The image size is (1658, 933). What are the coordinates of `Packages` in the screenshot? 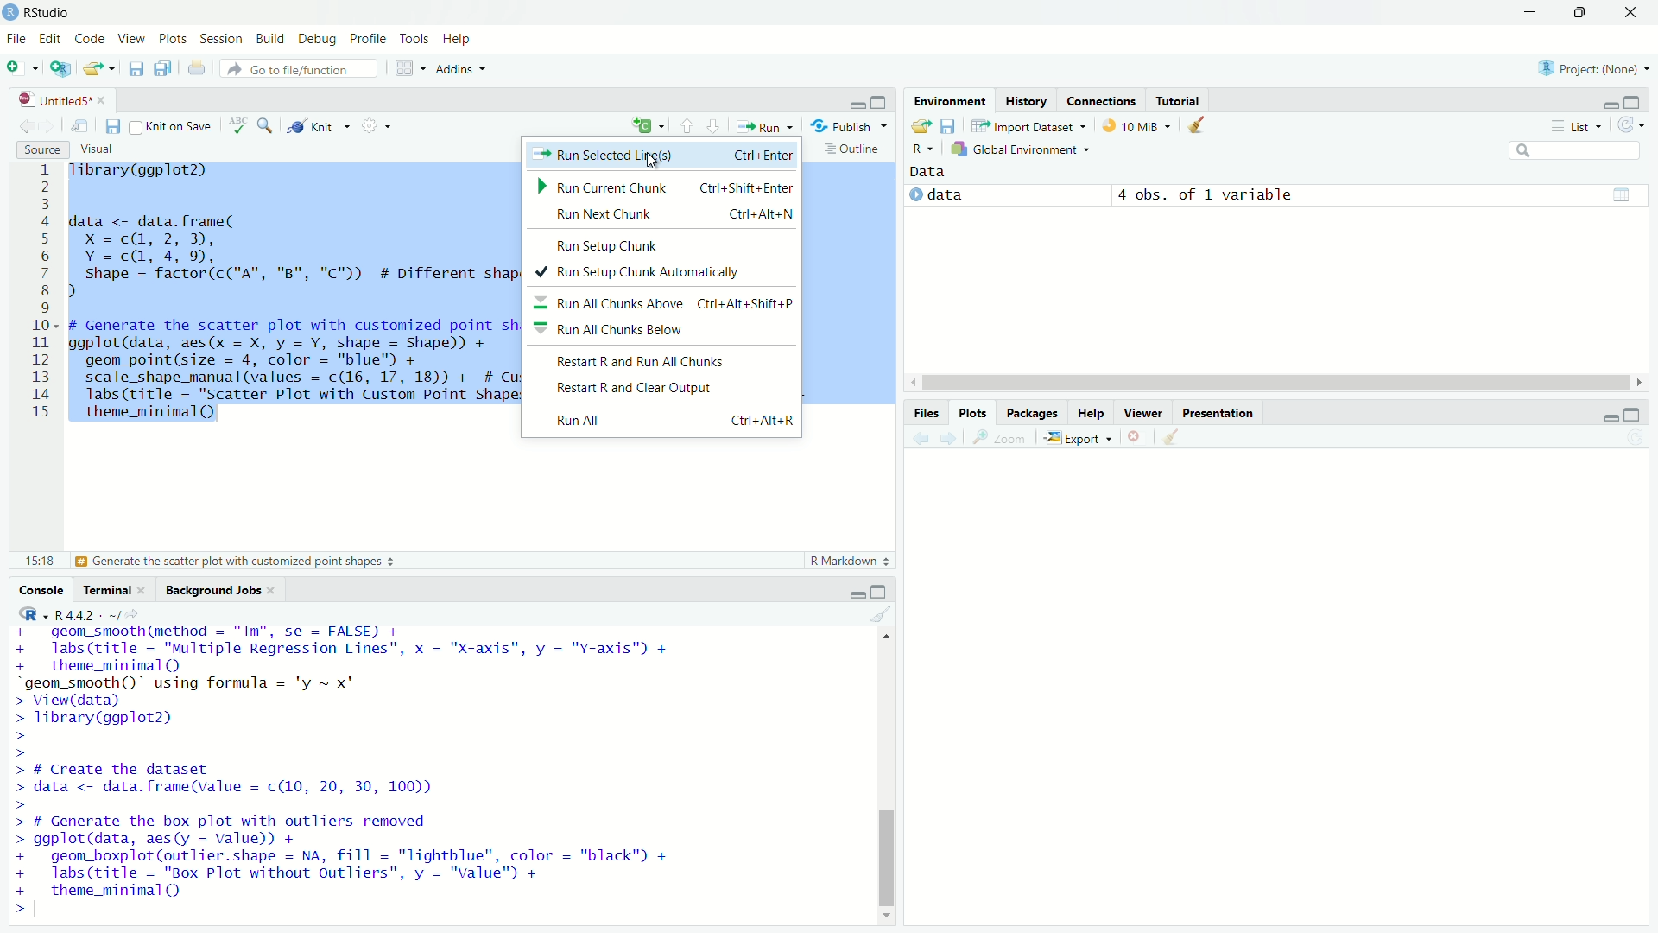 It's located at (1032, 412).